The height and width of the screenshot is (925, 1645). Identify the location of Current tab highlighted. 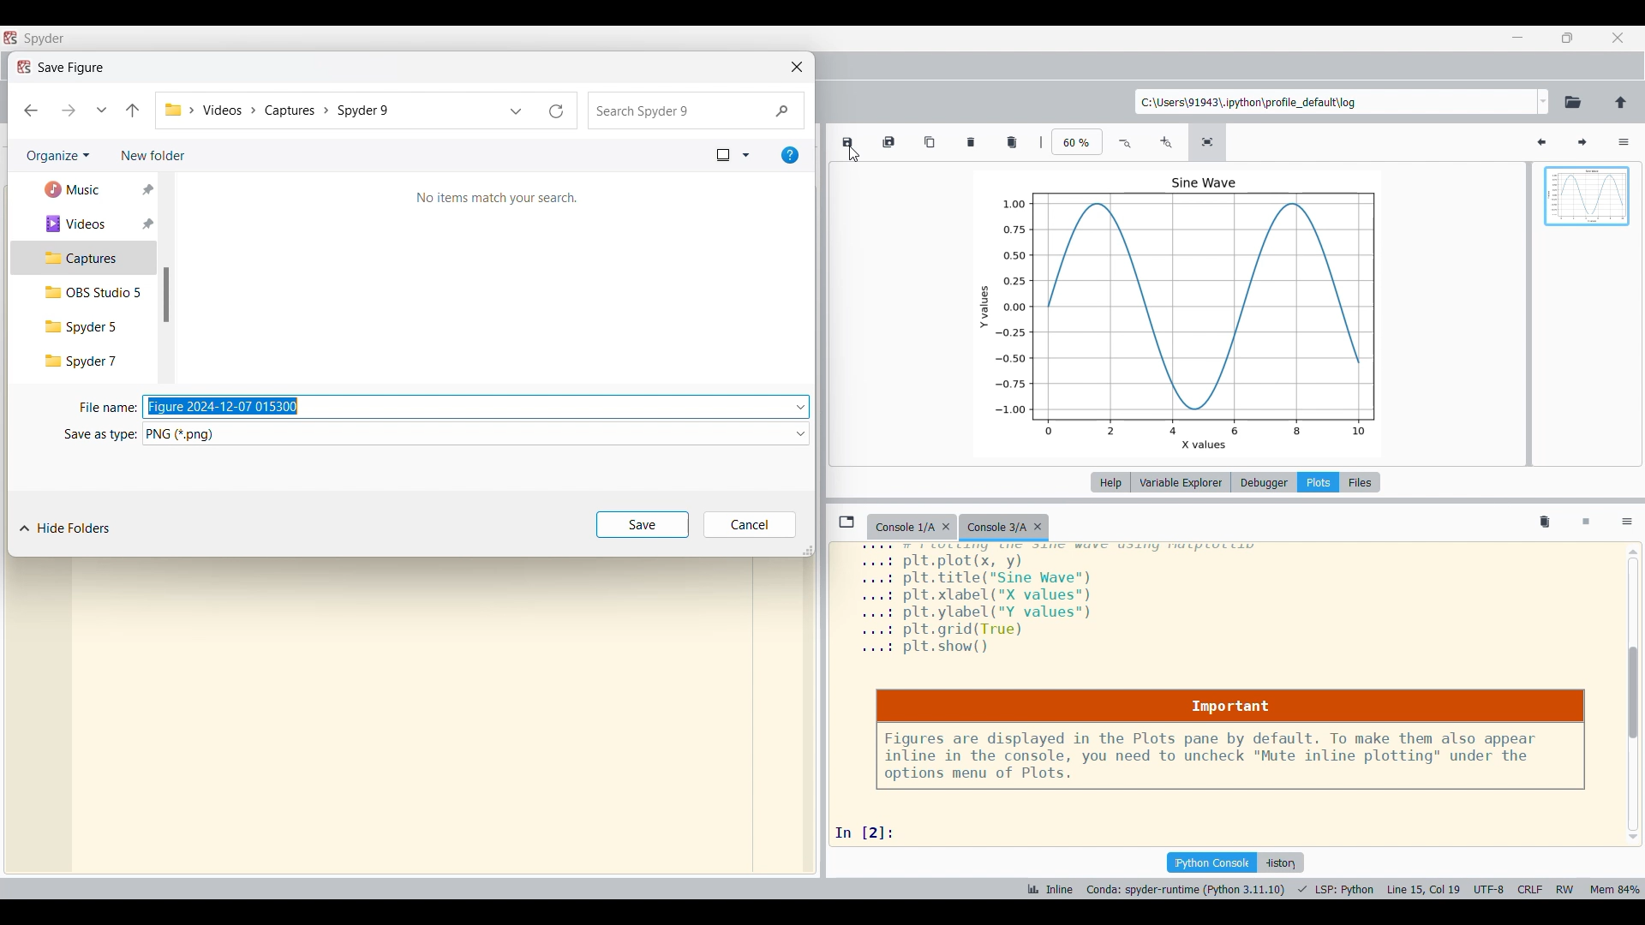
(1007, 528).